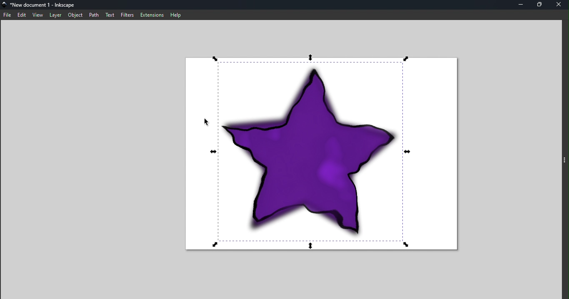 The height and width of the screenshot is (299, 569). What do you see at coordinates (176, 15) in the screenshot?
I see `Help` at bounding box center [176, 15].